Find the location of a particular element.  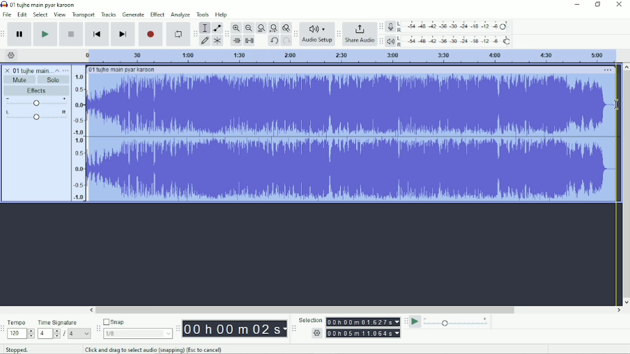

Select is located at coordinates (41, 14).